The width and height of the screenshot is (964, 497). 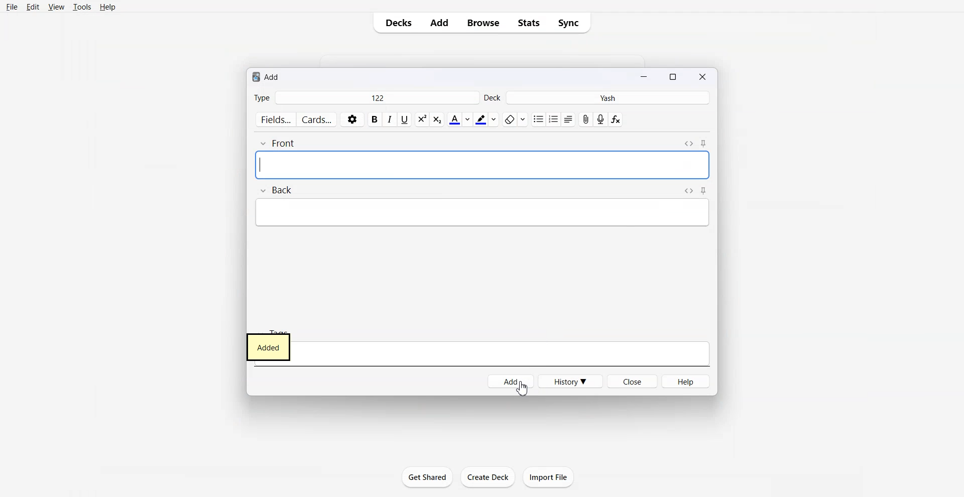 I want to click on Maximize, so click(x=674, y=77).